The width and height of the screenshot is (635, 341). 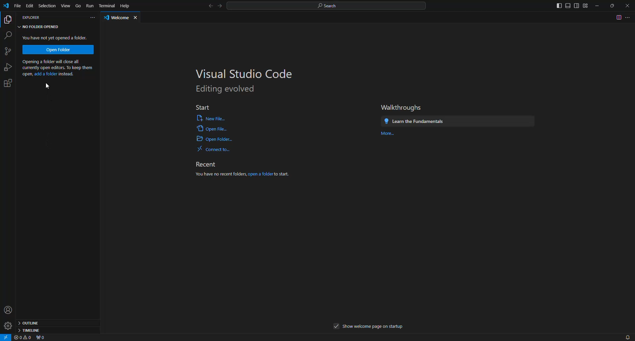 What do you see at coordinates (65, 5) in the screenshot?
I see `view` at bounding box center [65, 5].